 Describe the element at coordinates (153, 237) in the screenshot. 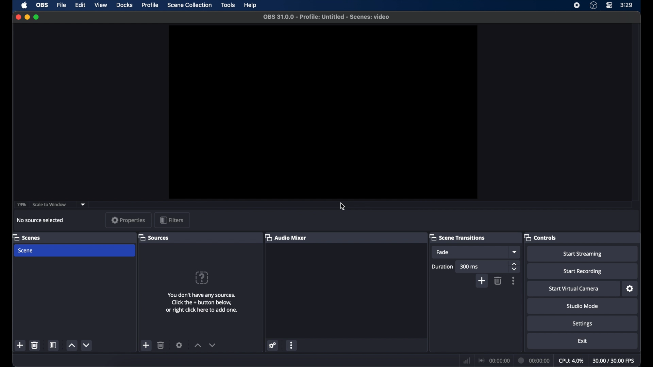

I see `sources` at that location.